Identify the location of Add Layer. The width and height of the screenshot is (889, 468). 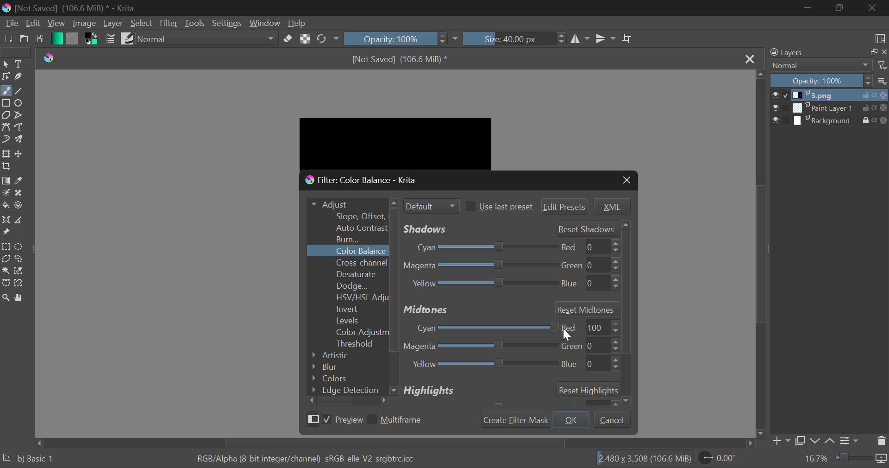
(782, 441).